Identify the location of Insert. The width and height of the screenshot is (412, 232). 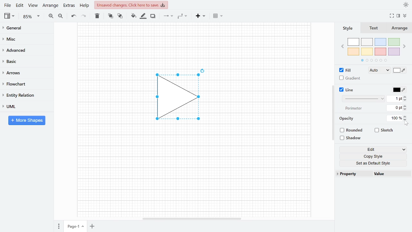
(201, 15).